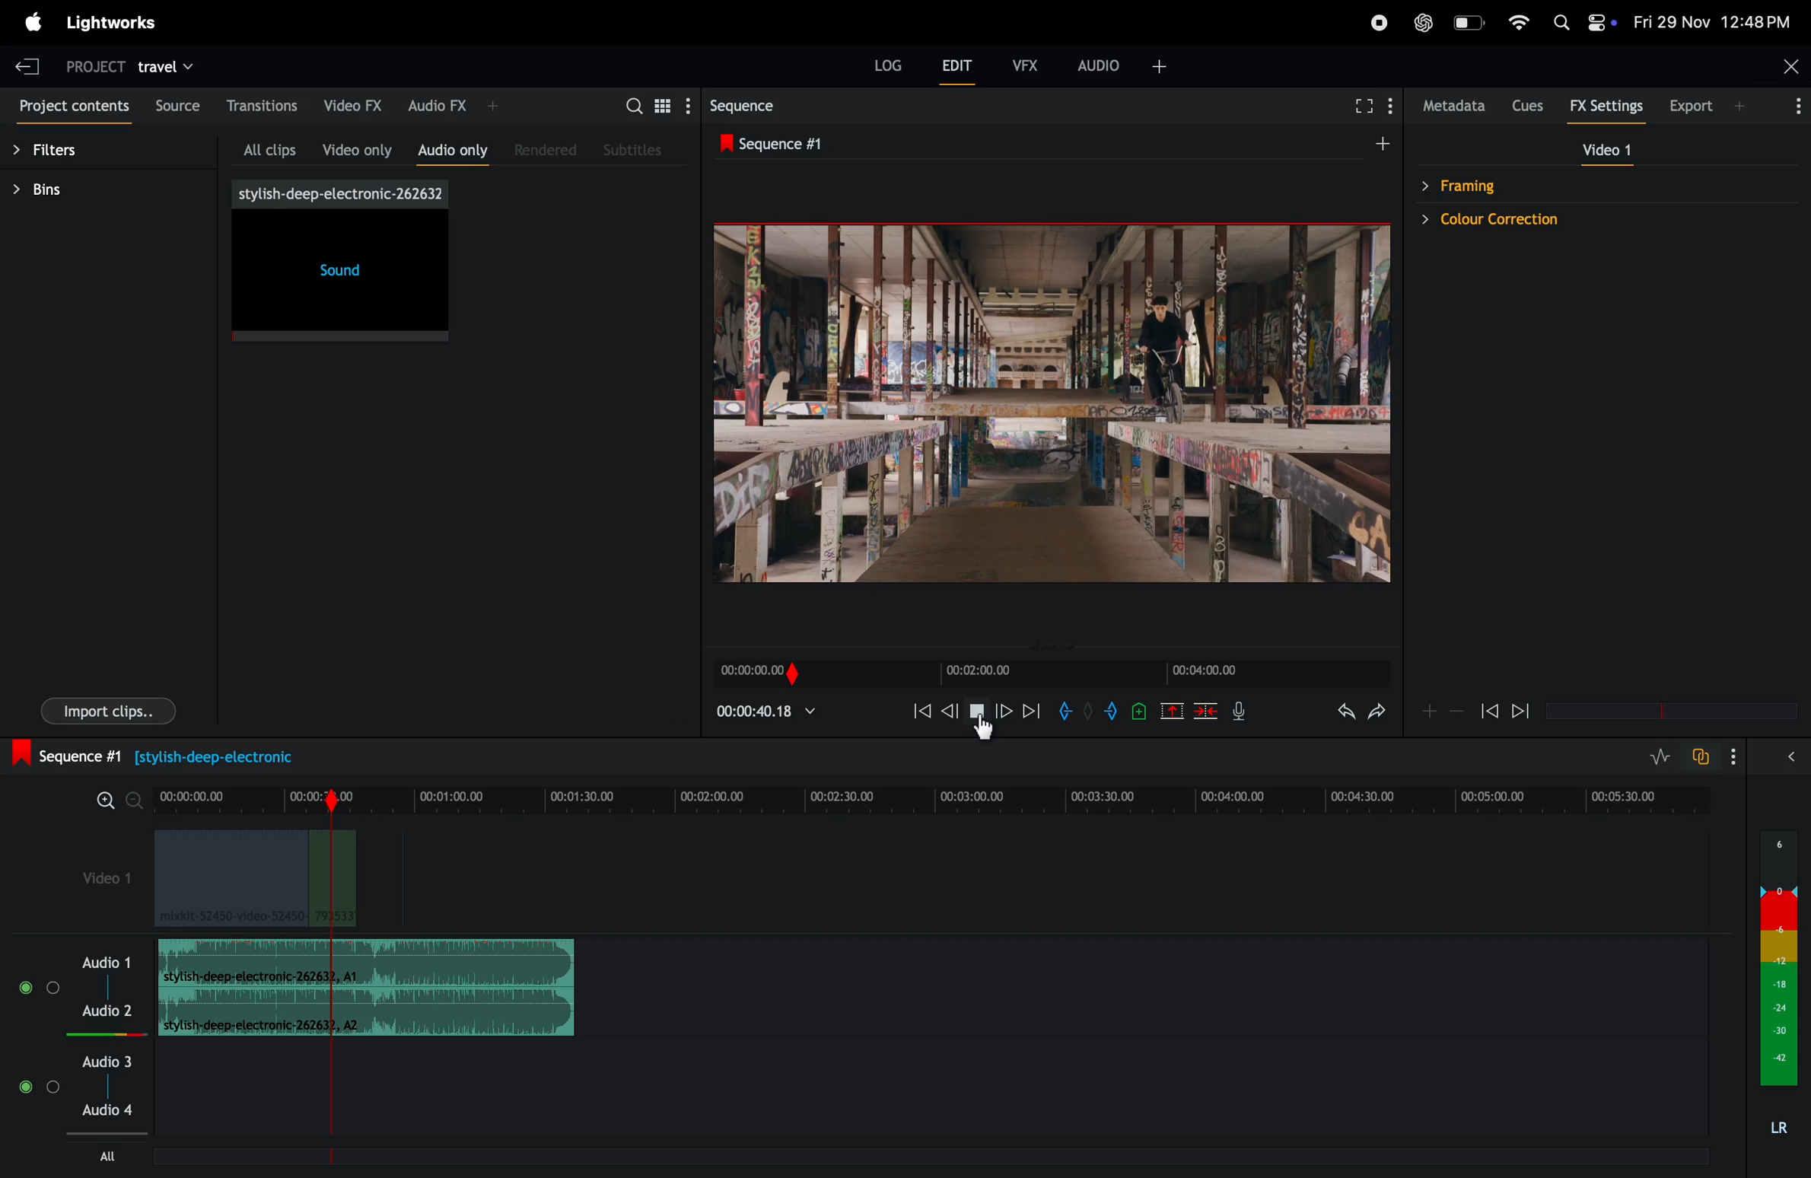 This screenshot has height=1178, width=1811. What do you see at coordinates (1520, 21) in the screenshot?
I see `wifi` at bounding box center [1520, 21].